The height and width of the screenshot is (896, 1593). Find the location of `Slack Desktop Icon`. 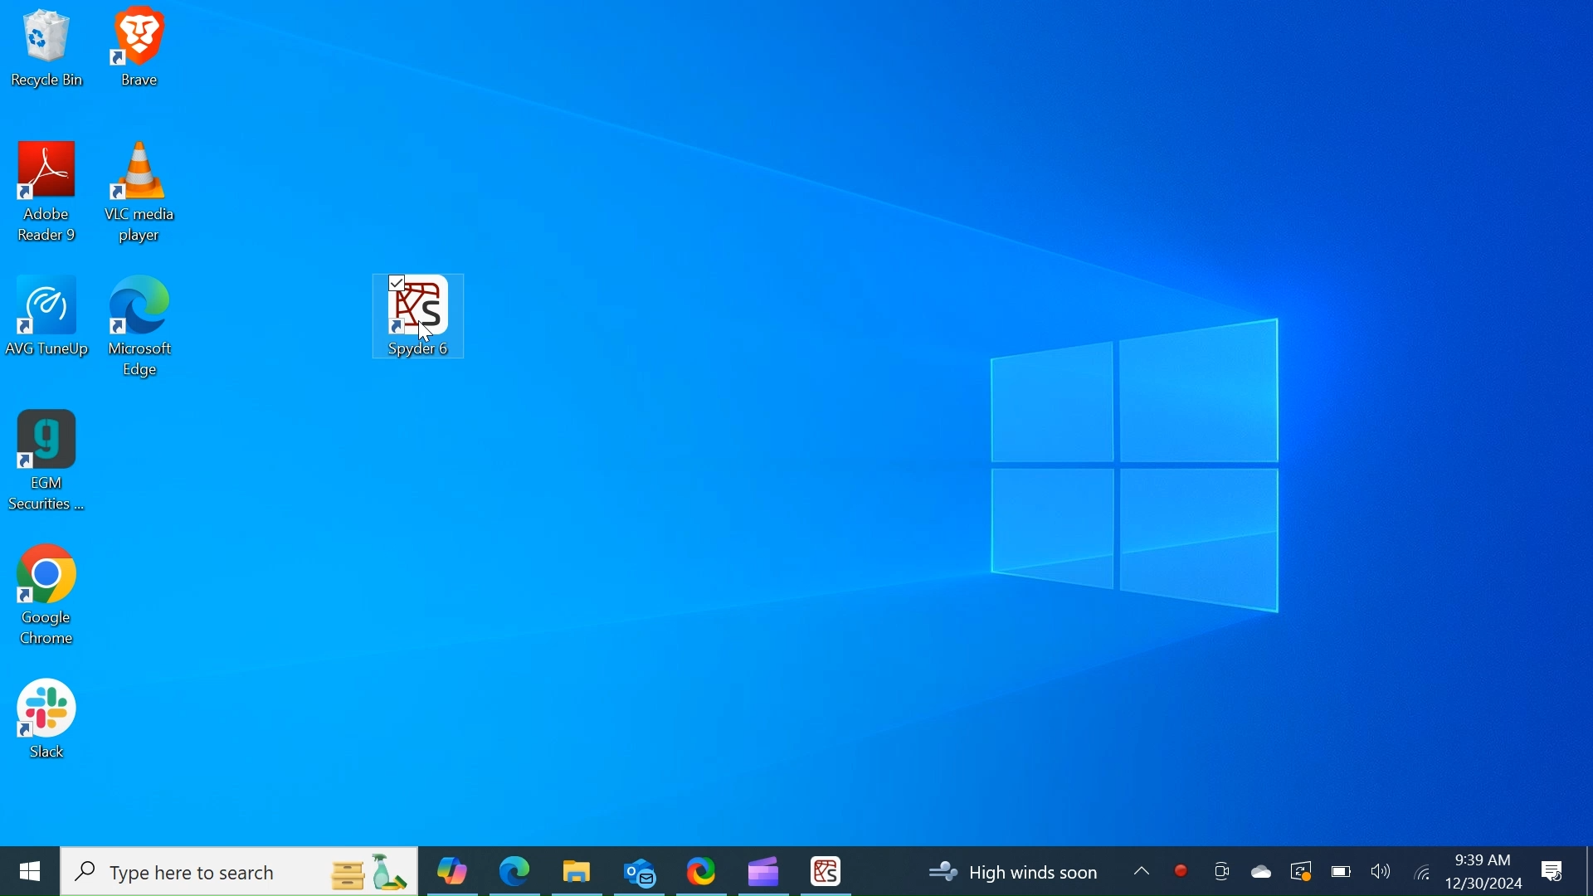

Slack Desktop Icon is located at coordinates (46, 722).